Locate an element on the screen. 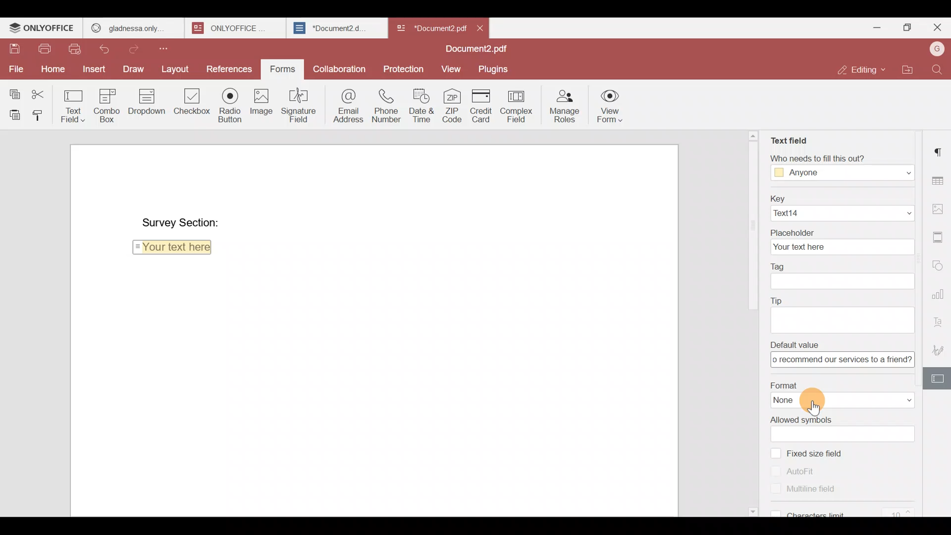 The height and width of the screenshot is (535, 951). Survey Section: is located at coordinates (181, 218).